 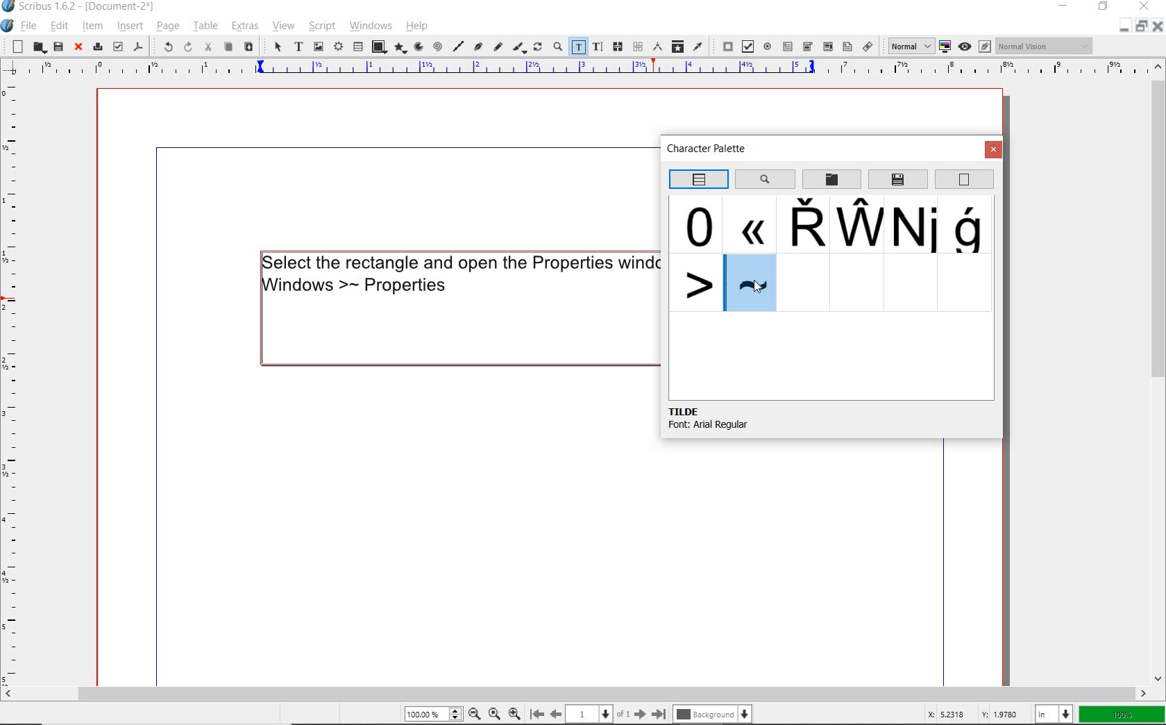 What do you see at coordinates (418, 47) in the screenshot?
I see `arc` at bounding box center [418, 47].